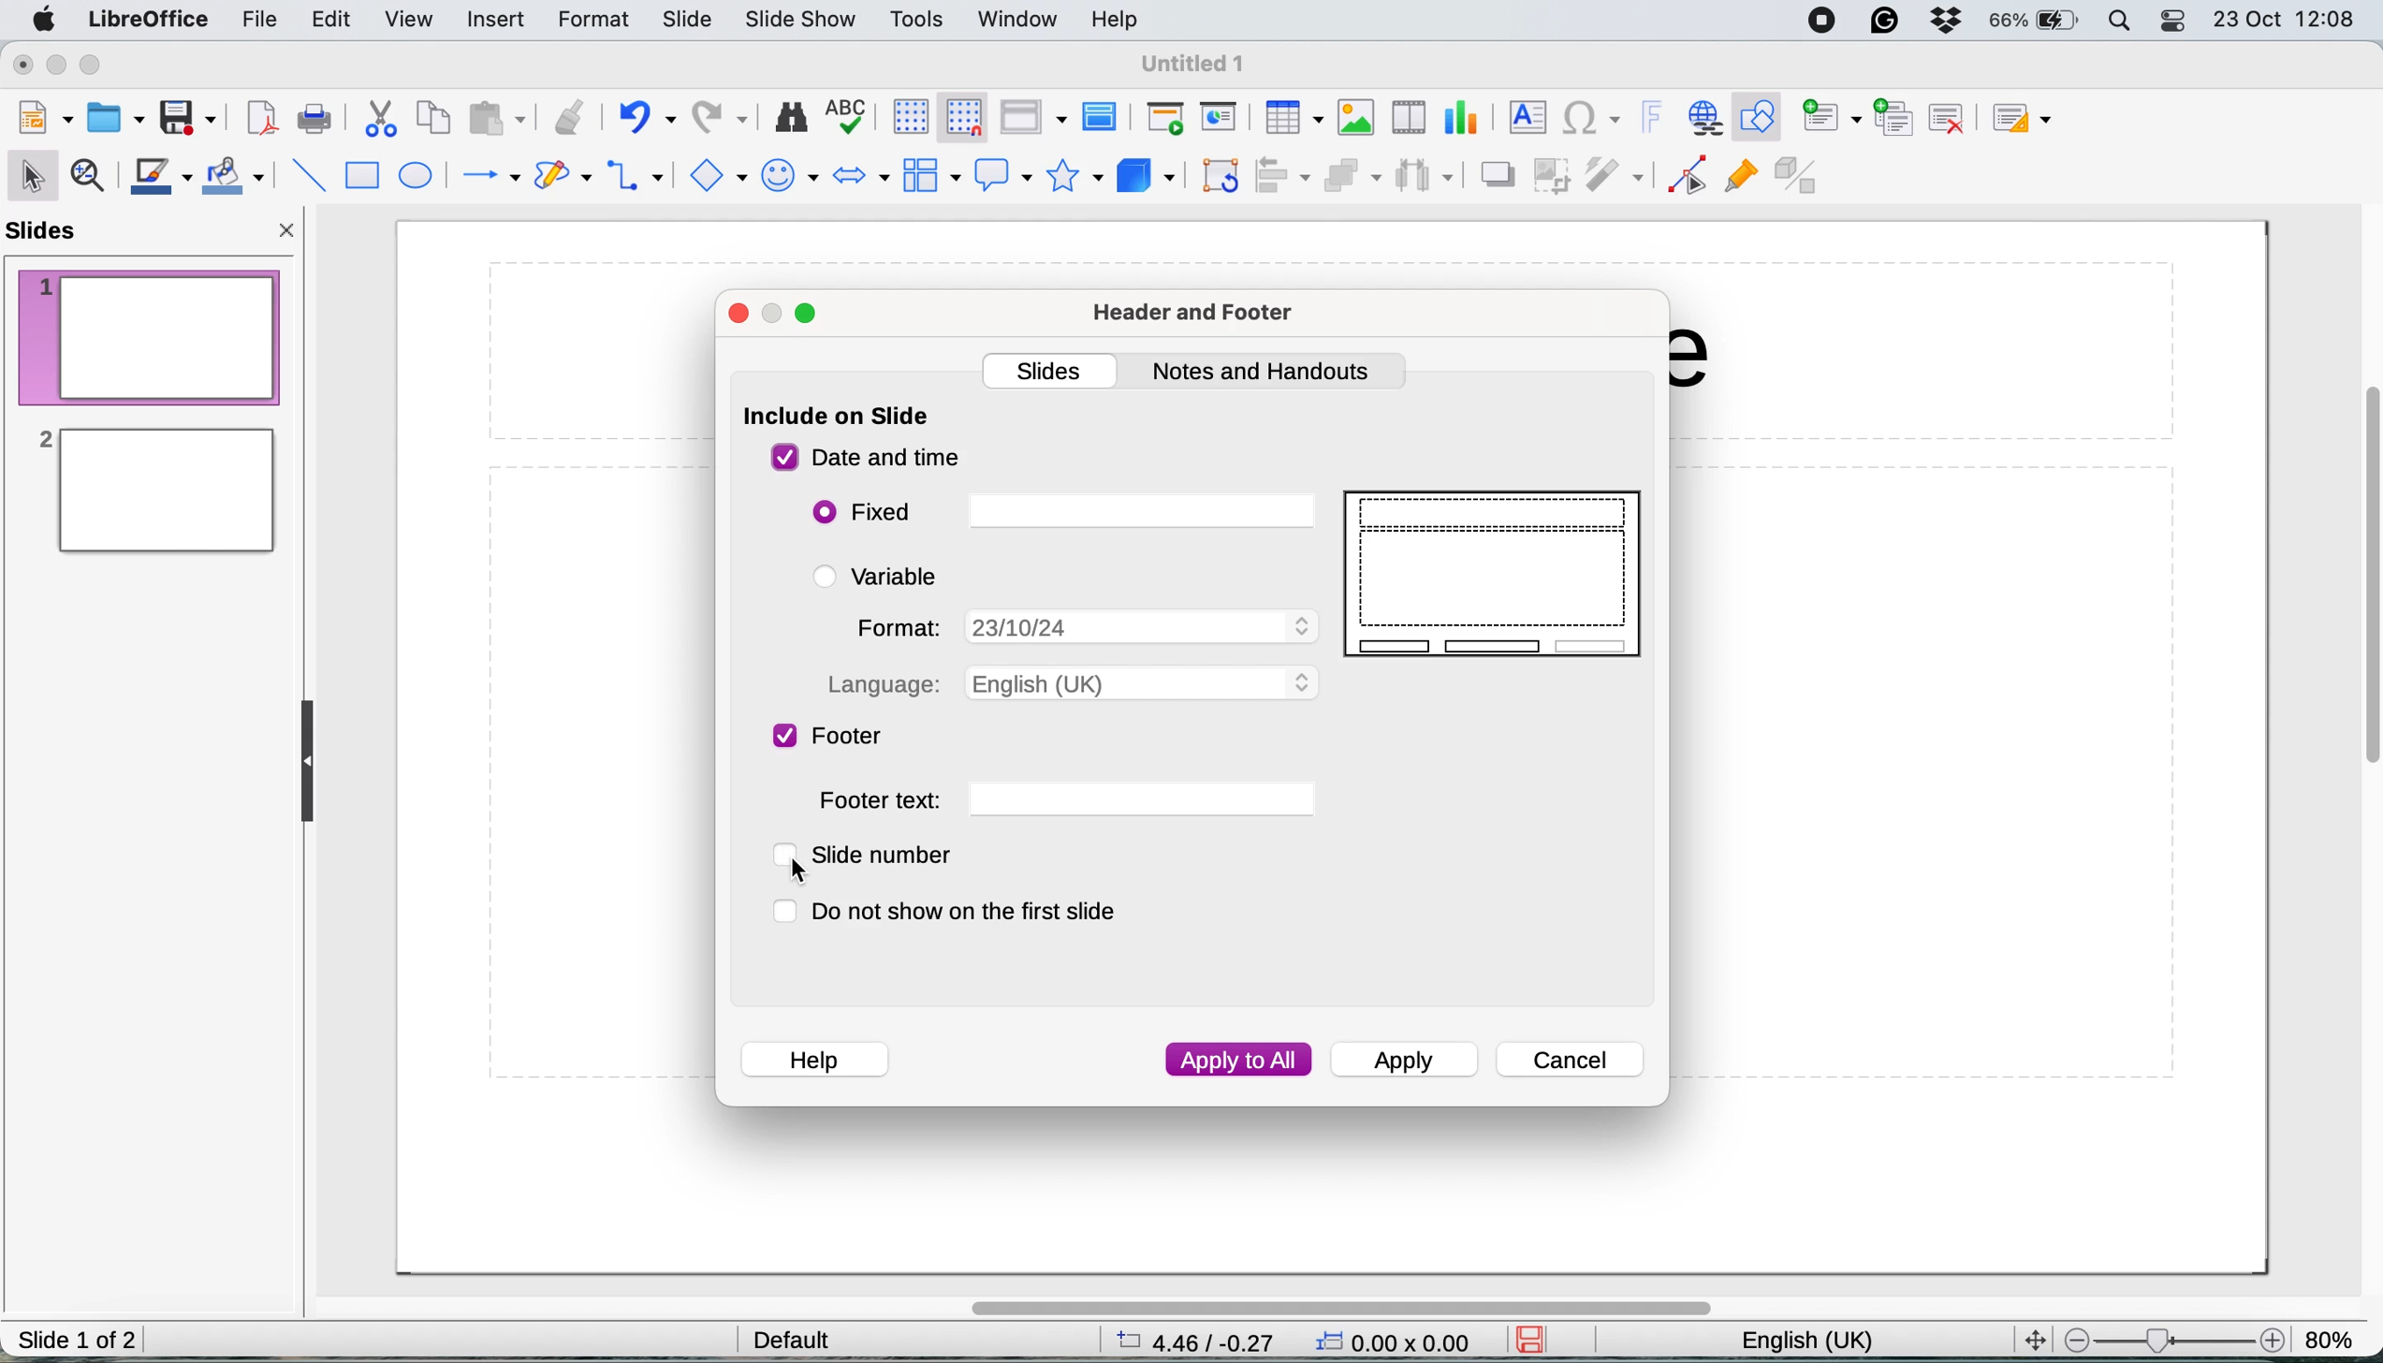 This screenshot has width=2383, height=1363. Describe the element at coordinates (417, 177) in the screenshot. I see `ellipse` at that location.